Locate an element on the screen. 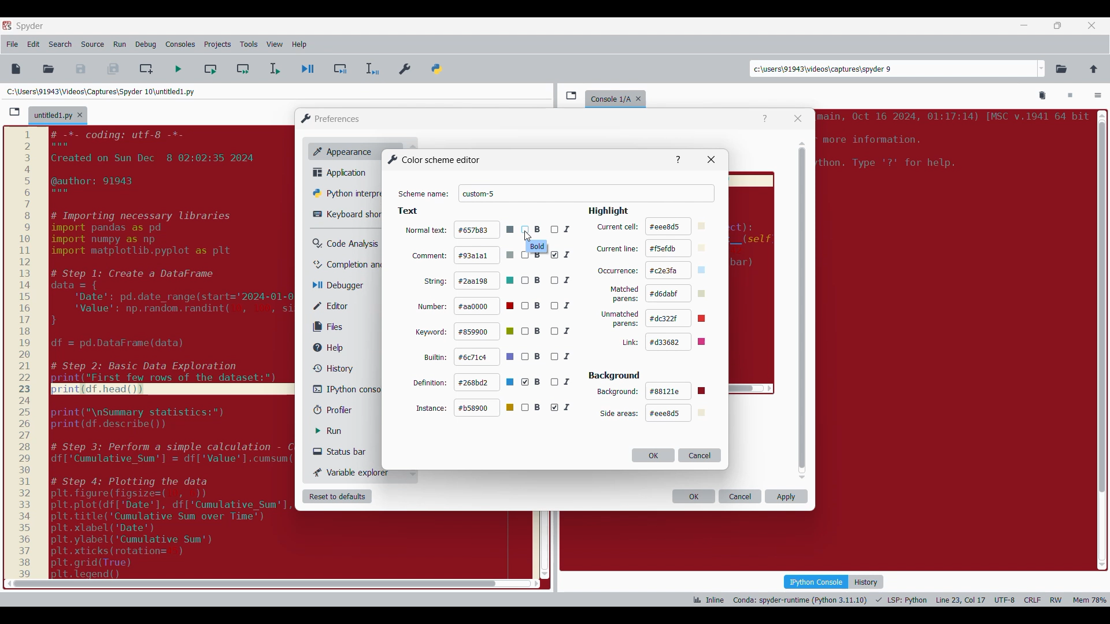  Profiler is located at coordinates (343, 410).